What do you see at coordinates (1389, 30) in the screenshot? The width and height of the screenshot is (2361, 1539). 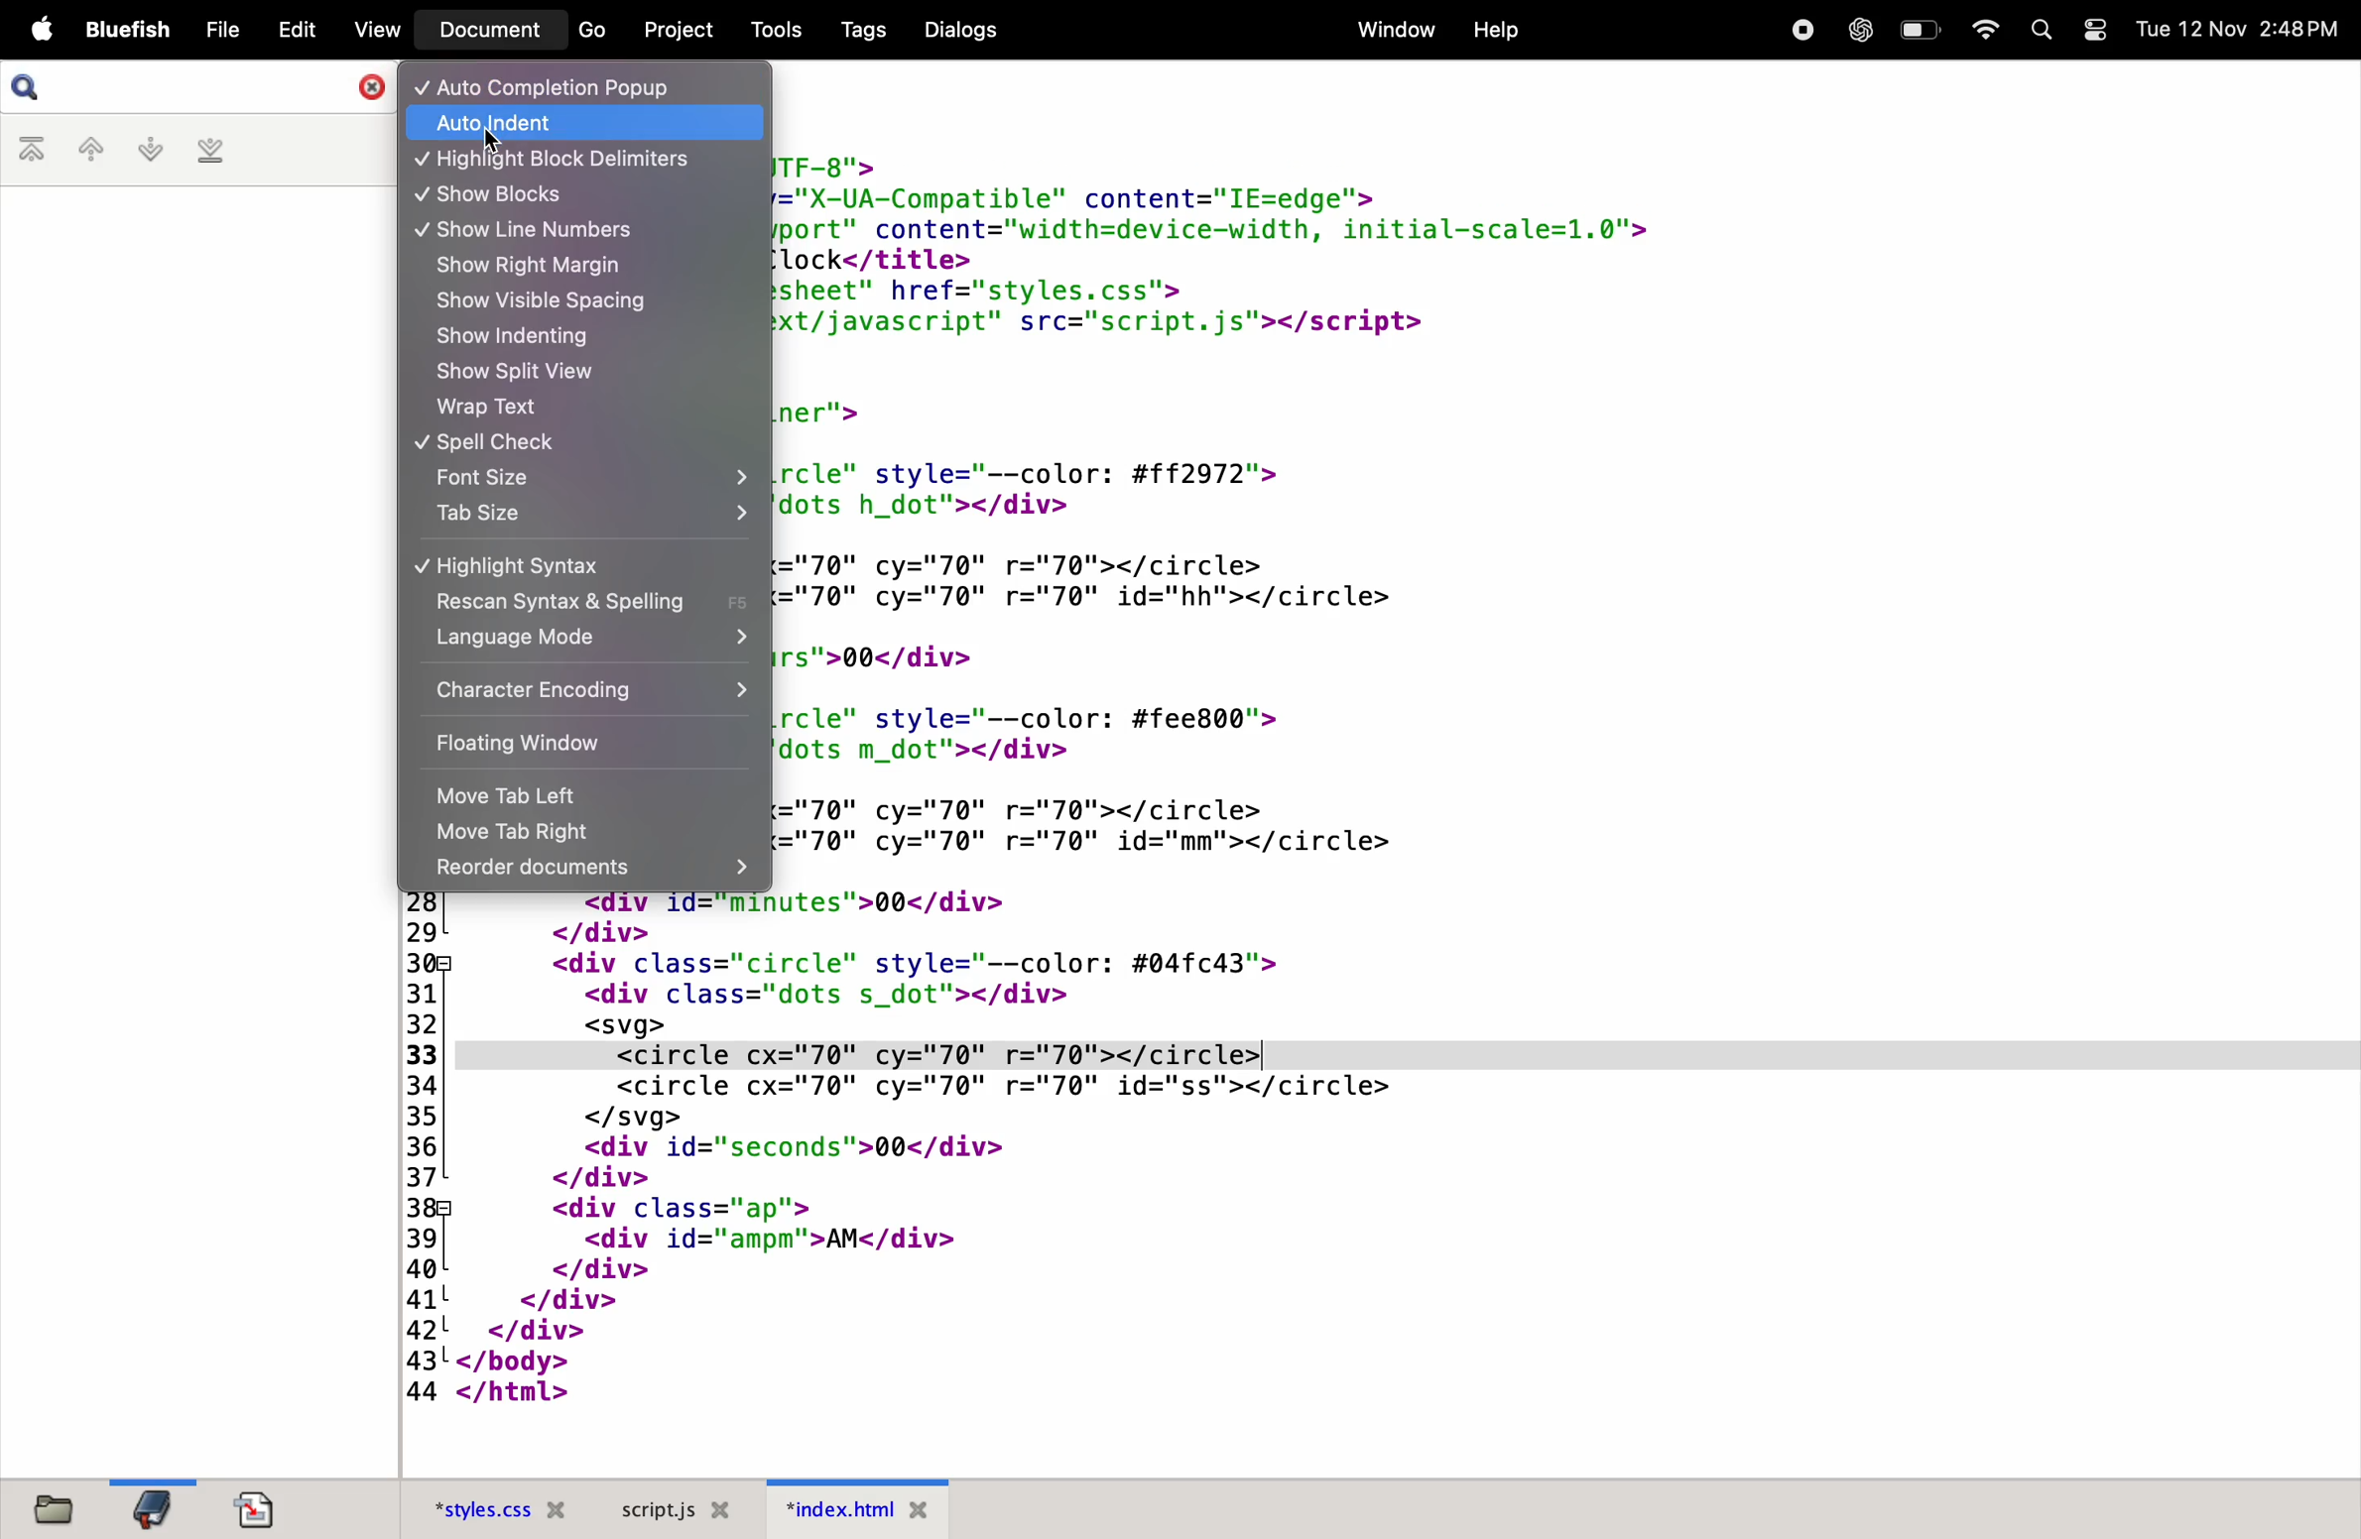 I see `window` at bounding box center [1389, 30].